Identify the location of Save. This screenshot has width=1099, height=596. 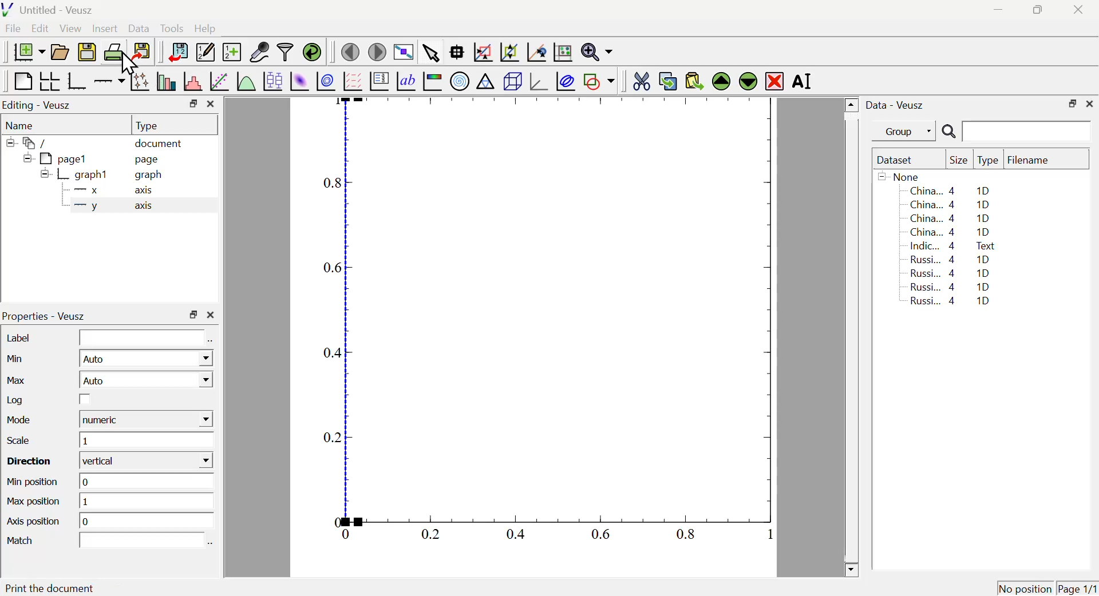
(87, 53).